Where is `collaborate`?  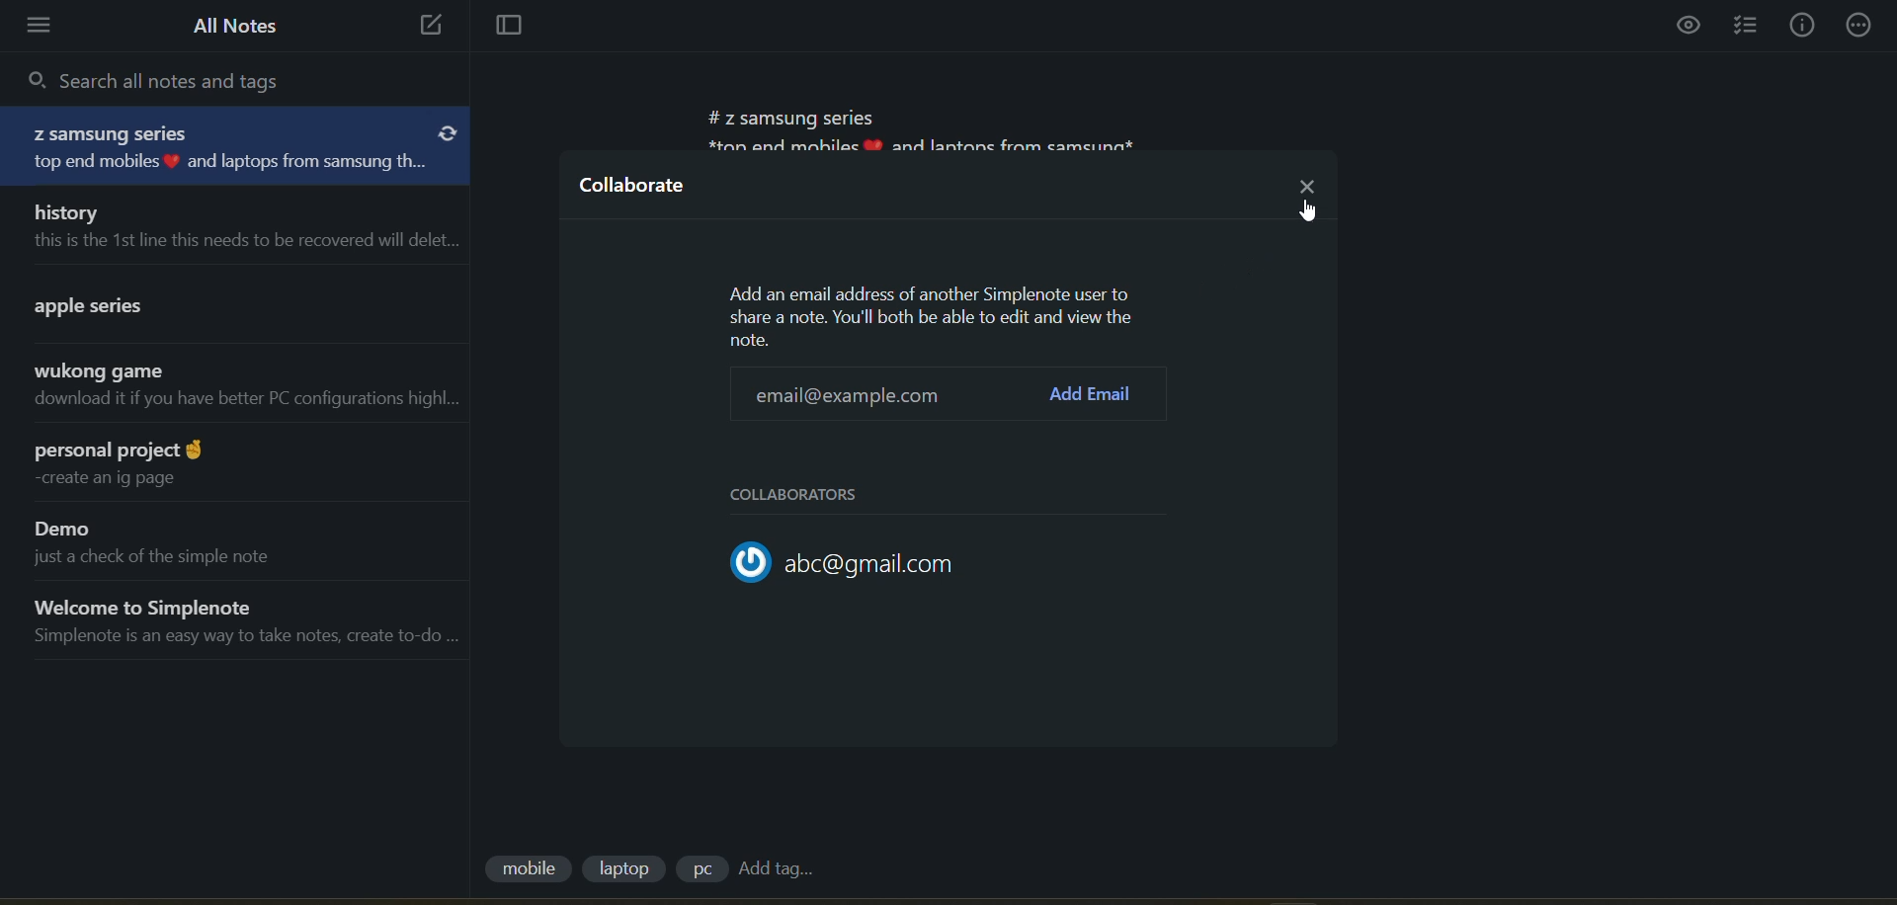
collaborate is located at coordinates (635, 191).